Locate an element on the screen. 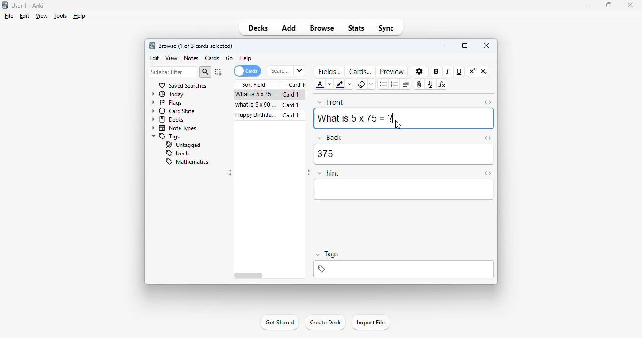 The height and width of the screenshot is (338, 642). options is located at coordinates (418, 71).